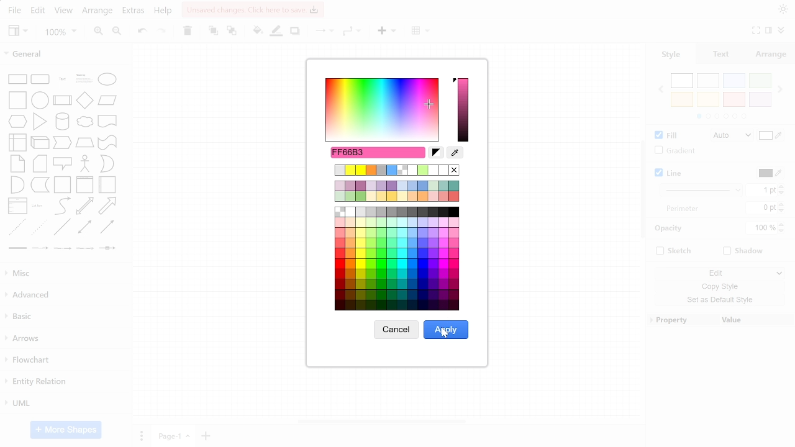 Image resolution: width=795 pixels, height=447 pixels. I want to click on Other colors, so click(397, 191).